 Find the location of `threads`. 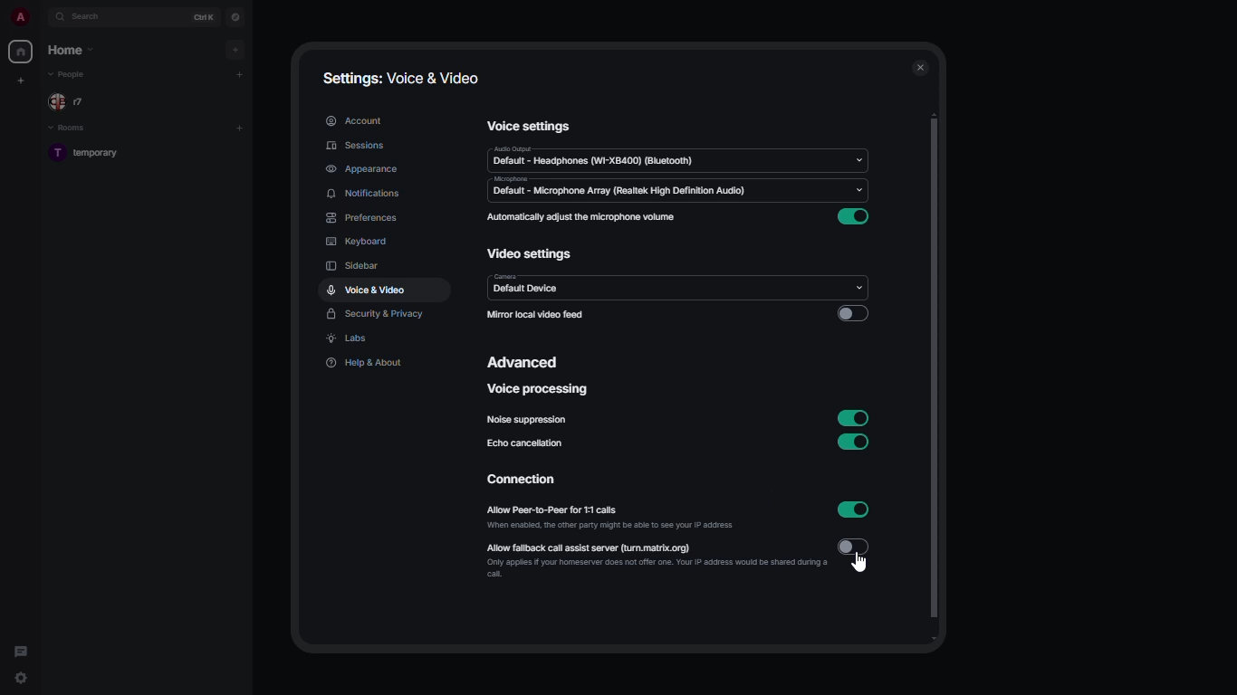

threads is located at coordinates (19, 648).